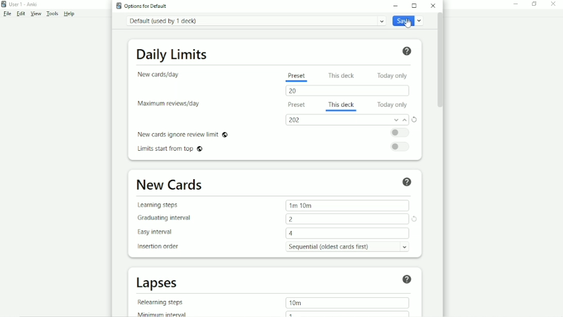 This screenshot has height=317, width=563. Describe the element at coordinates (403, 146) in the screenshot. I see `Toggle on/off` at that location.